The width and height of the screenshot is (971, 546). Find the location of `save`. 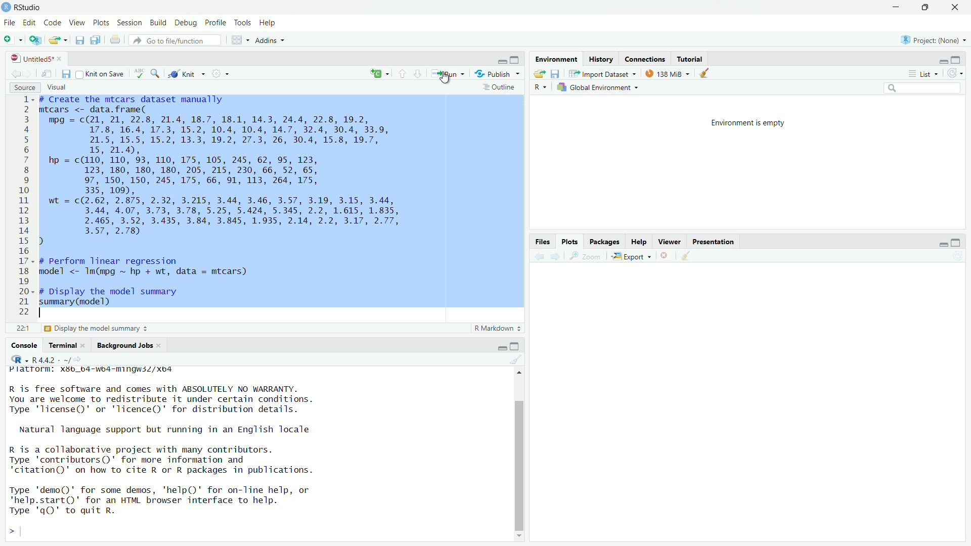

save is located at coordinates (66, 74).